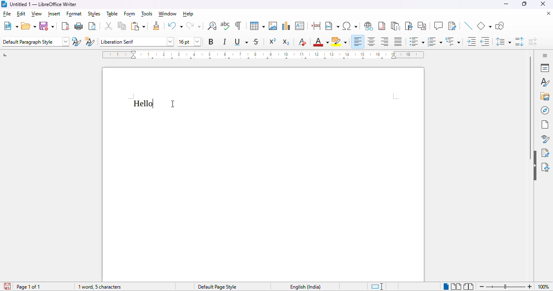 Image resolution: width=553 pixels, height=291 pixels. I want to click on select outline format, so click(453, 41).